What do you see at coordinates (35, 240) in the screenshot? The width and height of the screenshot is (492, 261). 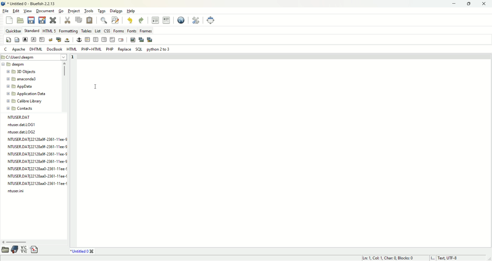 I see `scroll bar` at bounding box center [35, 240].